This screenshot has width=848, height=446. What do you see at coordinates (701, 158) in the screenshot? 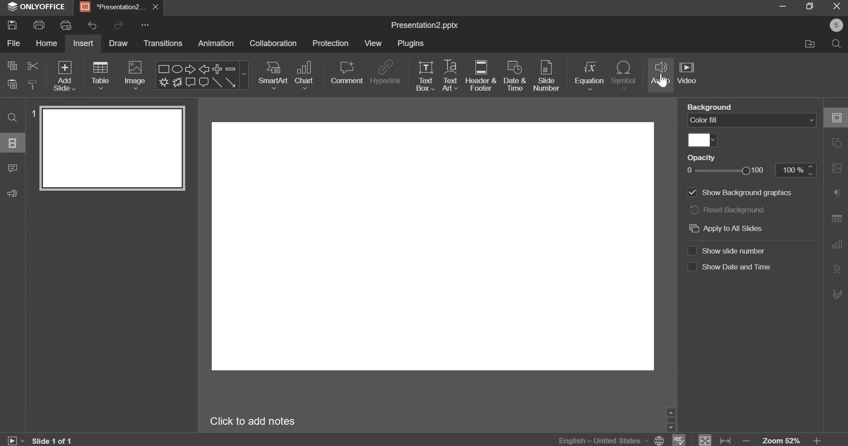
I see `opacity` at bounding box center [701, 158].